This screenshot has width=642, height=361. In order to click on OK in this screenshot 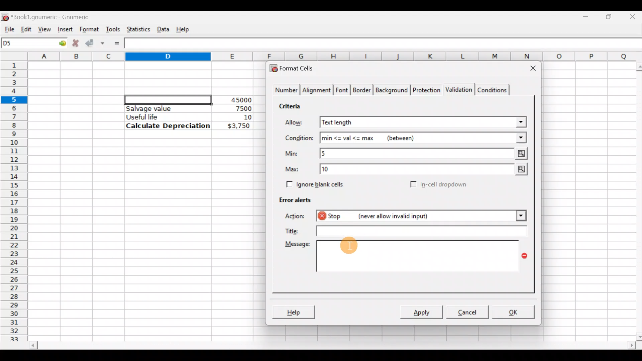, I will do `click(512, 312)`.